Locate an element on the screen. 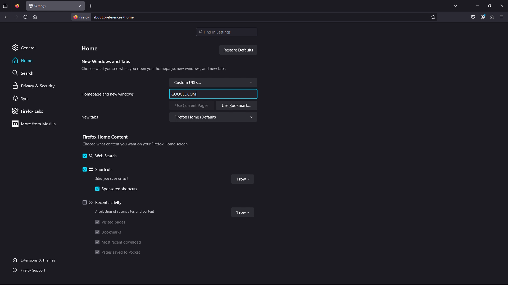 Image resolution: width=508 pixels, height=285 pixels. New Tab is located at coordinates (52, 6).